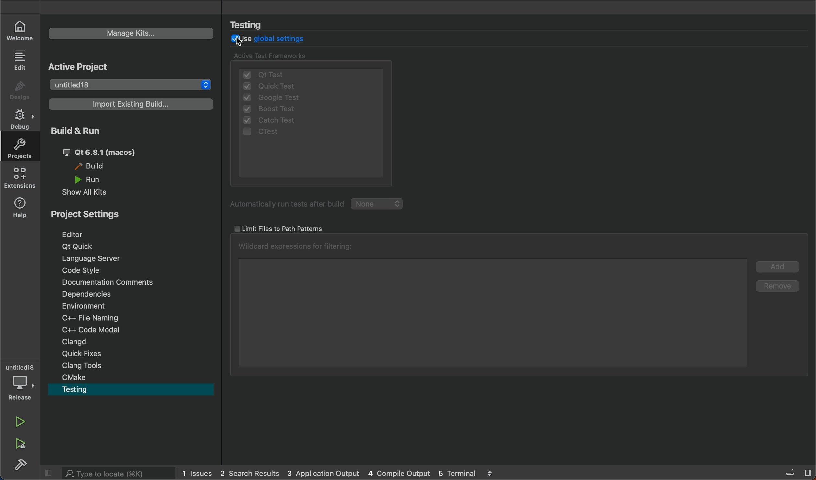 Image resolution: width=816 pixels, height=480 pixels. I want to click on welcome, so click(18, 30).